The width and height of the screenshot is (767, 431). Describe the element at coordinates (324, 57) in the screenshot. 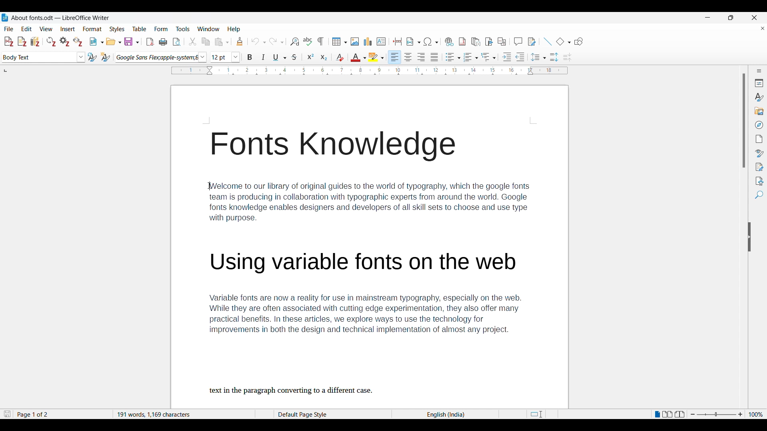

I see `Subscript` at that location.